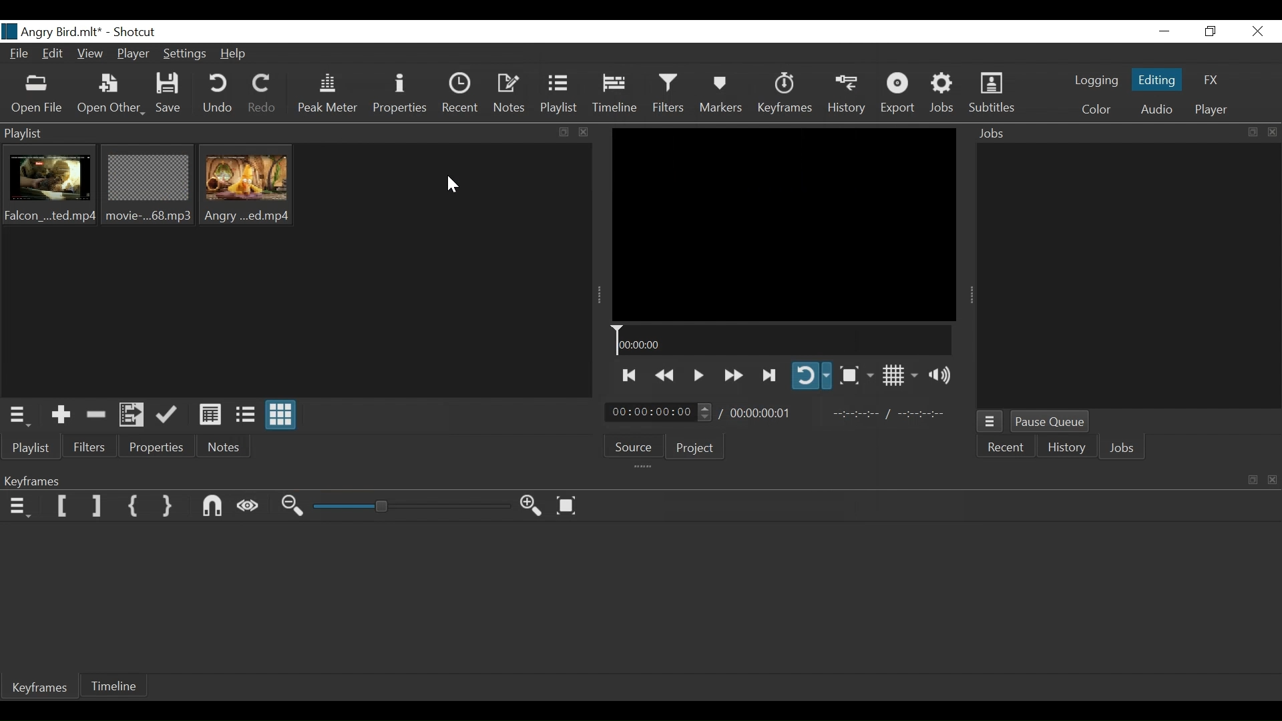 The width and height of the screenshot is (1282, 721). What do you see at coordinates (37, 688) in the screenshot?
I see `Keyframe` at bounding box center [37, 688].